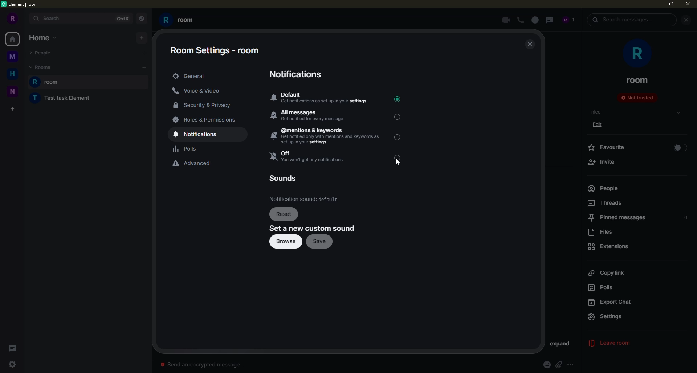 This screenshot has width=697, height=373. Describe the element at coordinates (571, 364) in the screenshot. I see `options` at that location.